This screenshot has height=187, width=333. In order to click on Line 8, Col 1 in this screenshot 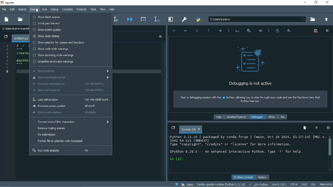, I will do `click(279, 184)`.